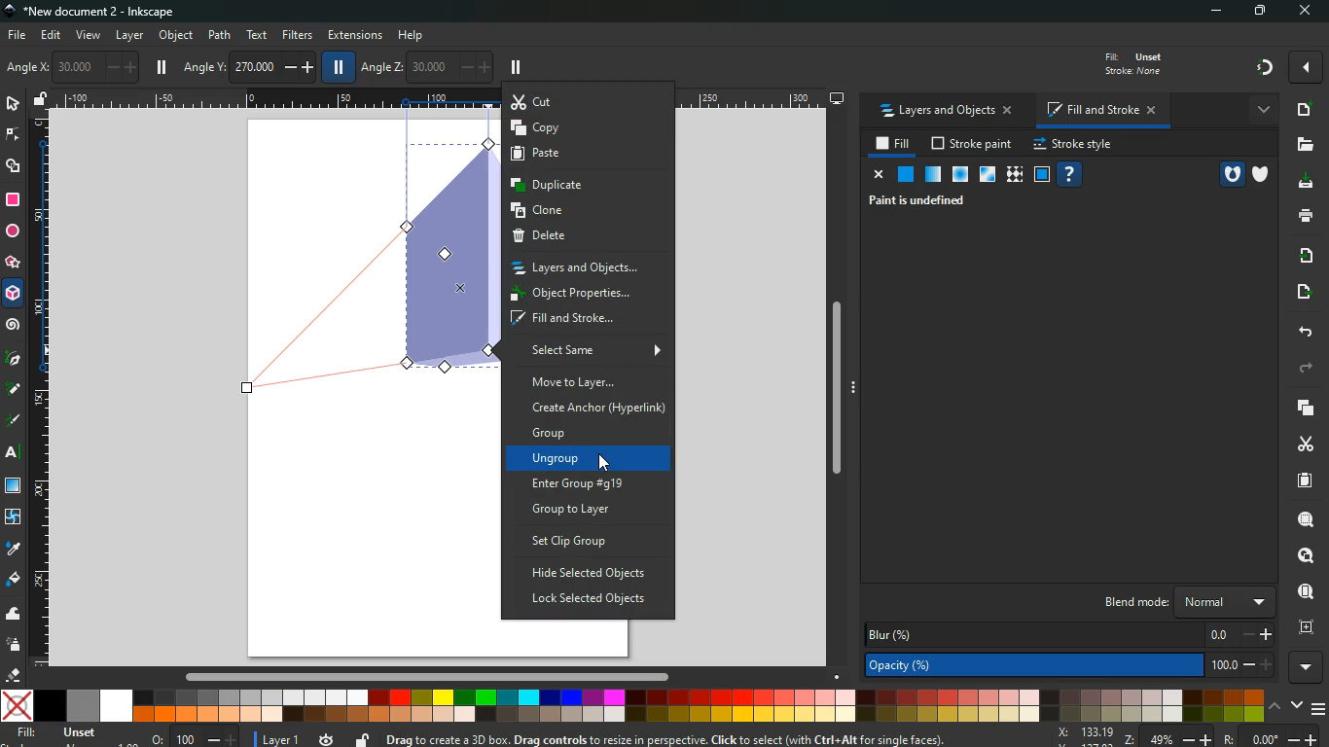 This screenshot has width=1329, height=747. Describe the element at coordinates (1305, 370) in the screenshot. I see `forward` at that location.